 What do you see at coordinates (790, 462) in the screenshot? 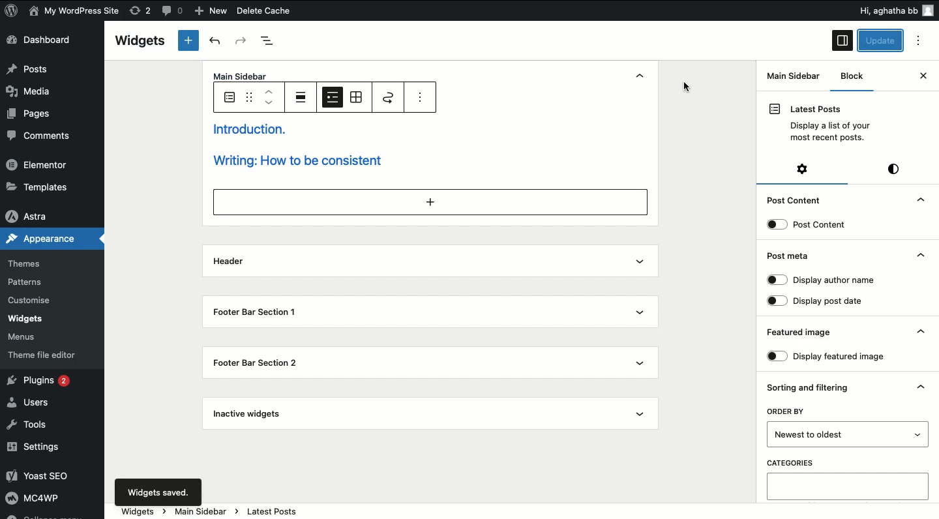
I see `CATEGORIES` at bounding box center [790, 462].